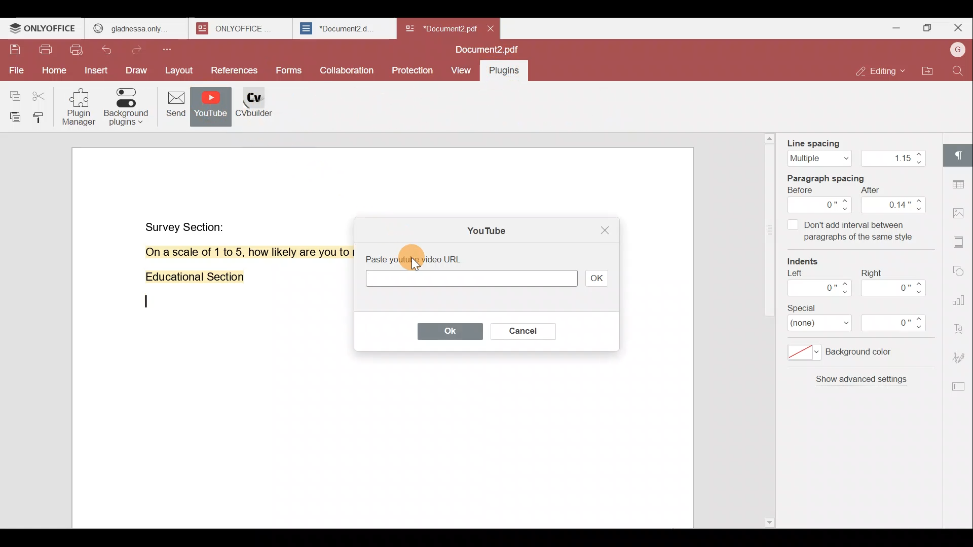 This screenshot has width=973, height=547. What do you see at coordinates (603, 231) in the screenshot?
I see `Close` at bounding box center [603, 231].